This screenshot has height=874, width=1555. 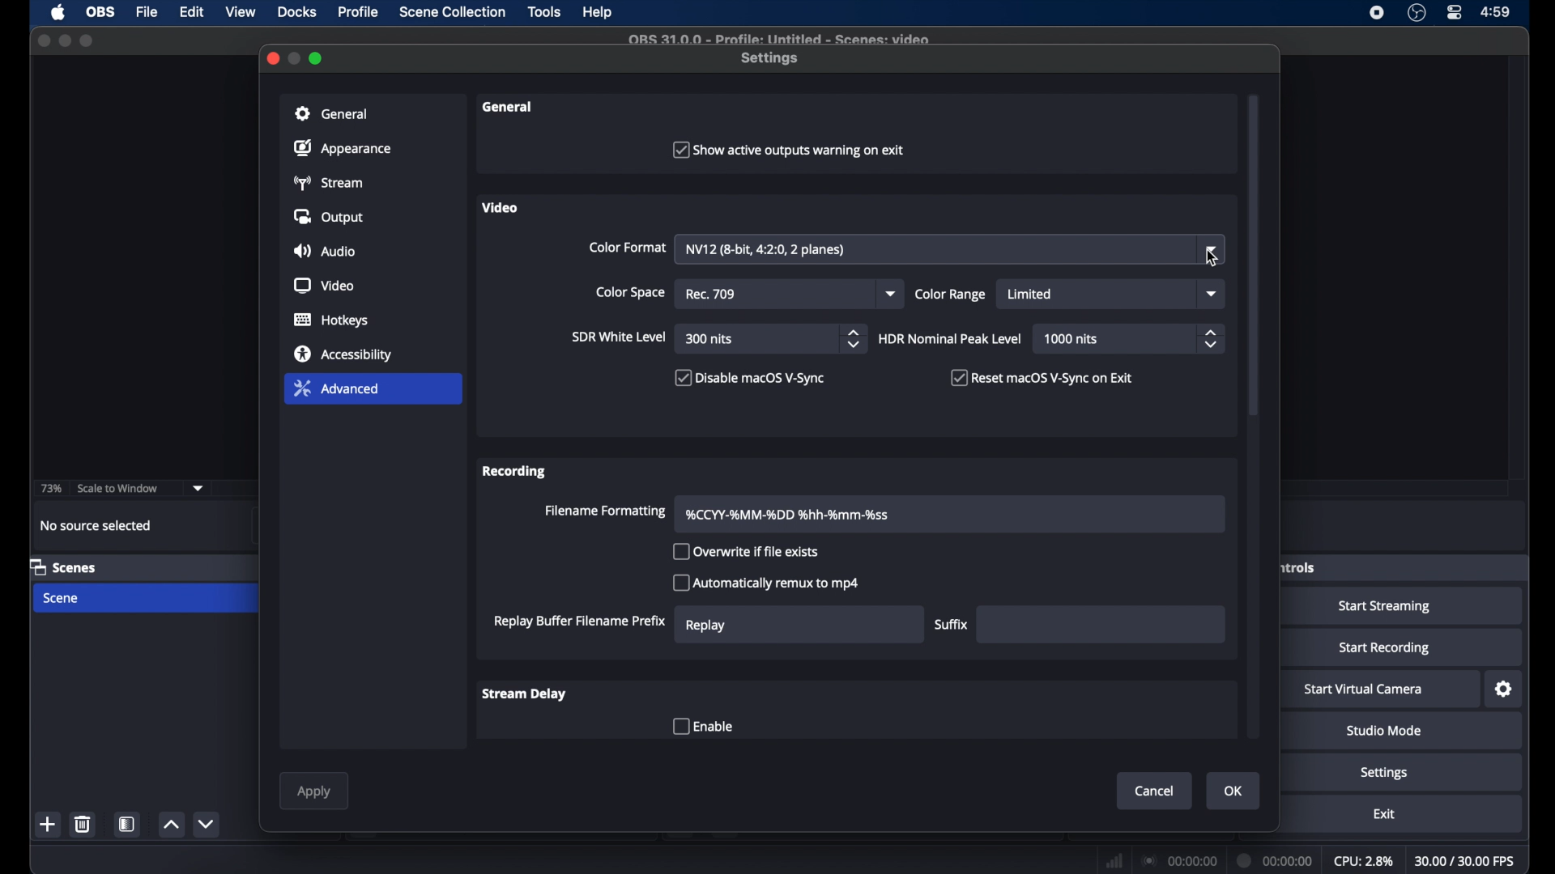 What do you see at coordinates (701, 726) in the screenshot?
I see `enable` at bounding box center [701, 726].